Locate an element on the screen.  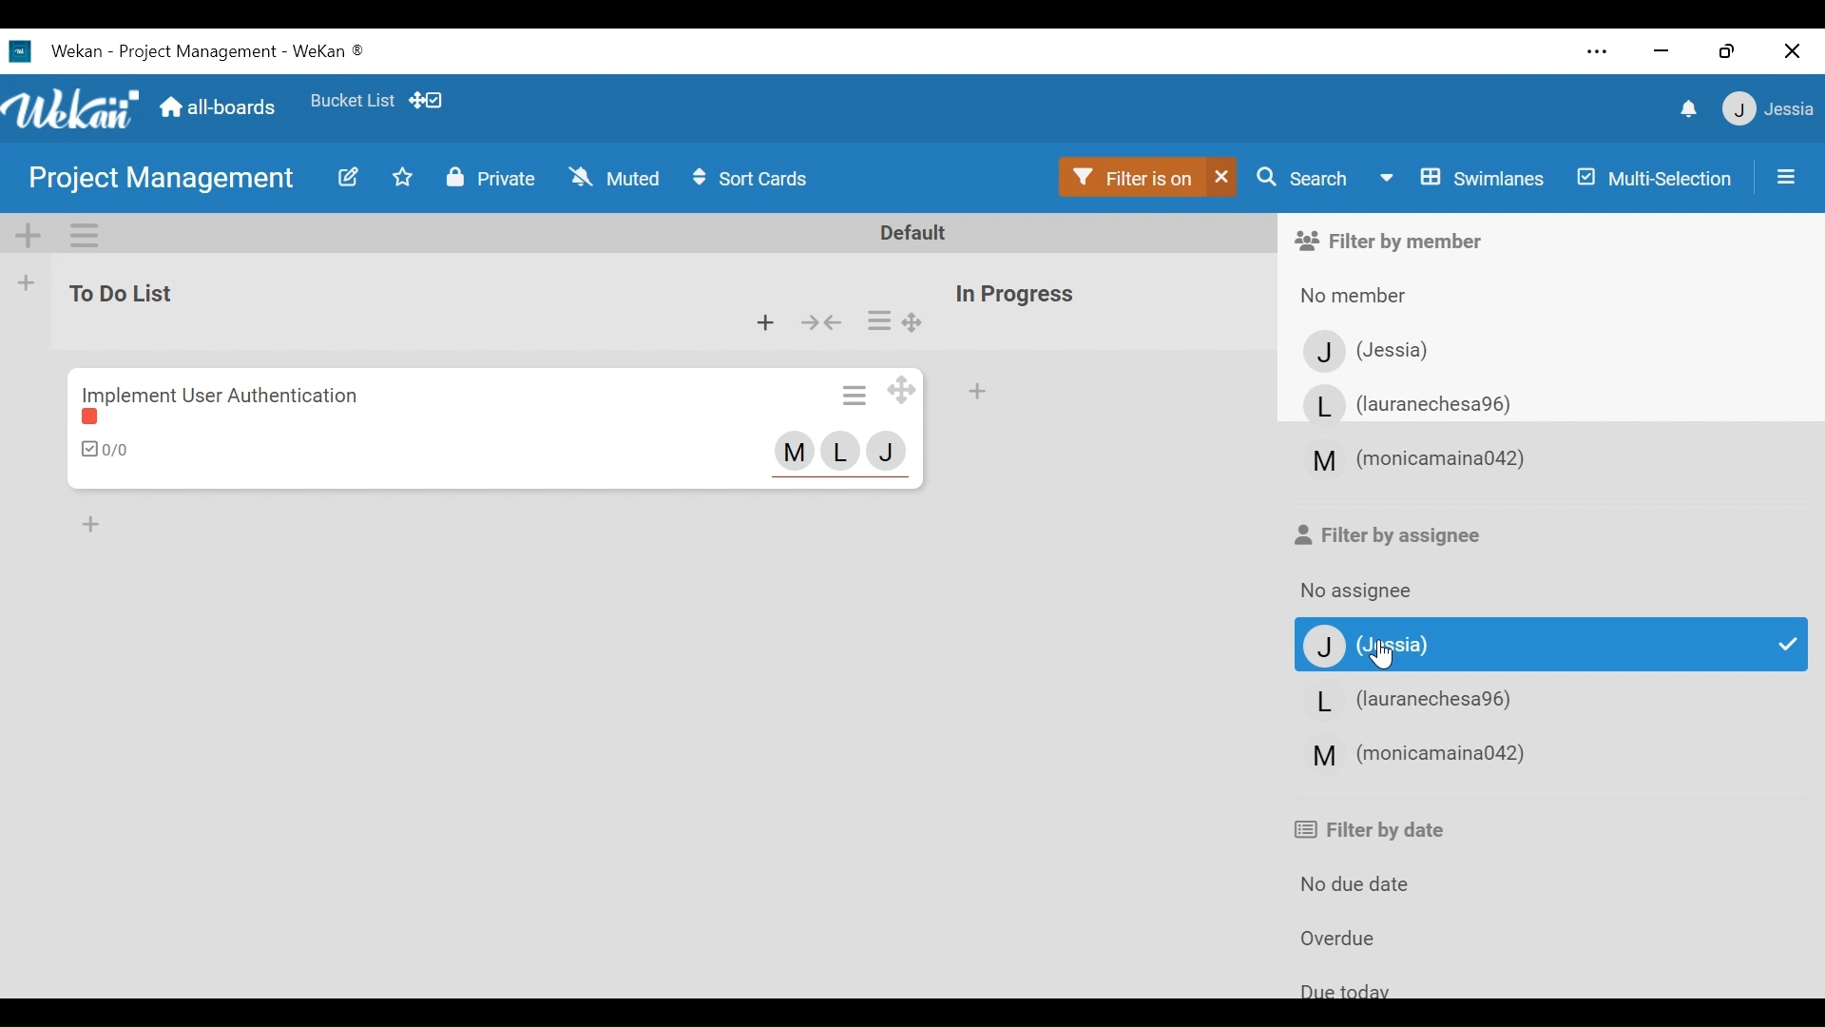
Add Swiimlane is located at coordinates (29, 235).